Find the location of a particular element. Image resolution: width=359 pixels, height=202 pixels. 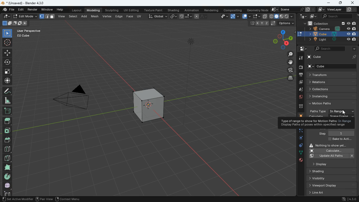

fullscreen is located at coordinates (256, 16).